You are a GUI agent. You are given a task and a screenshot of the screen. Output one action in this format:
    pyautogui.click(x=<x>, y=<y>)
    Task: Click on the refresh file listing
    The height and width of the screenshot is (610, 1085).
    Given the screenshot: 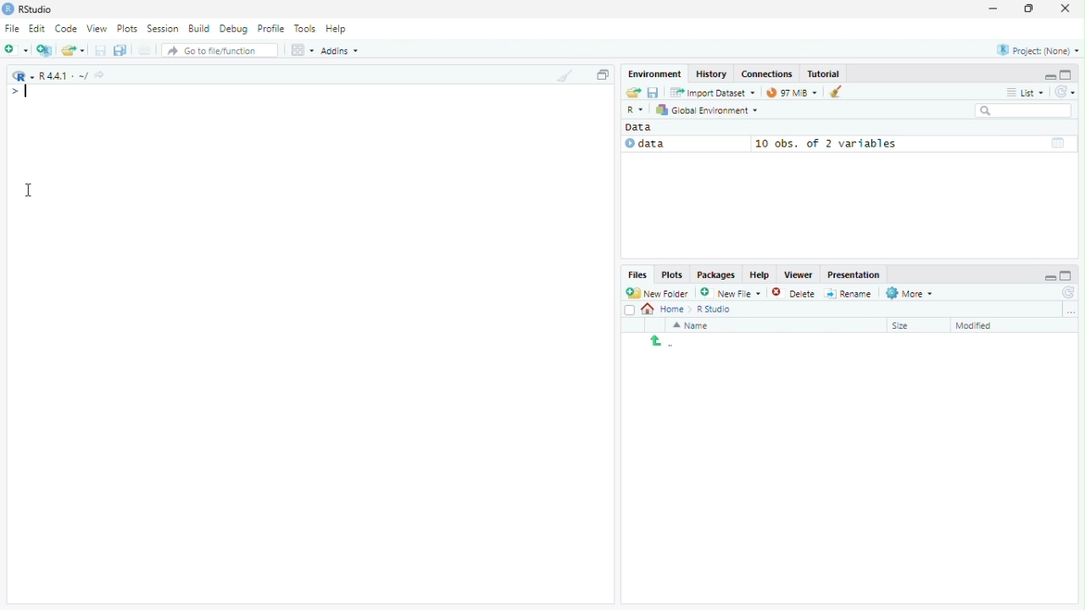 What is the action you would take?
    pyautogui.click(x=1069, y=293)
    